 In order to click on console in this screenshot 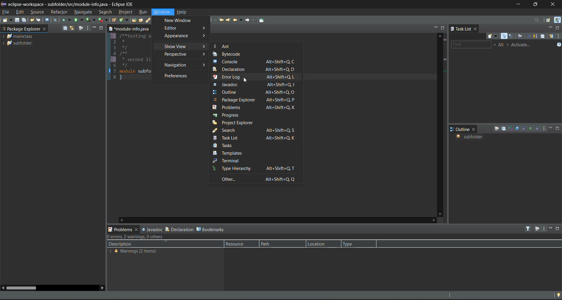, I will do `click(254, 62)`.